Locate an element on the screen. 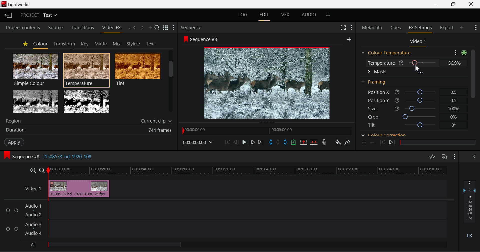  Restore Down is located at coordinates (436, 4).